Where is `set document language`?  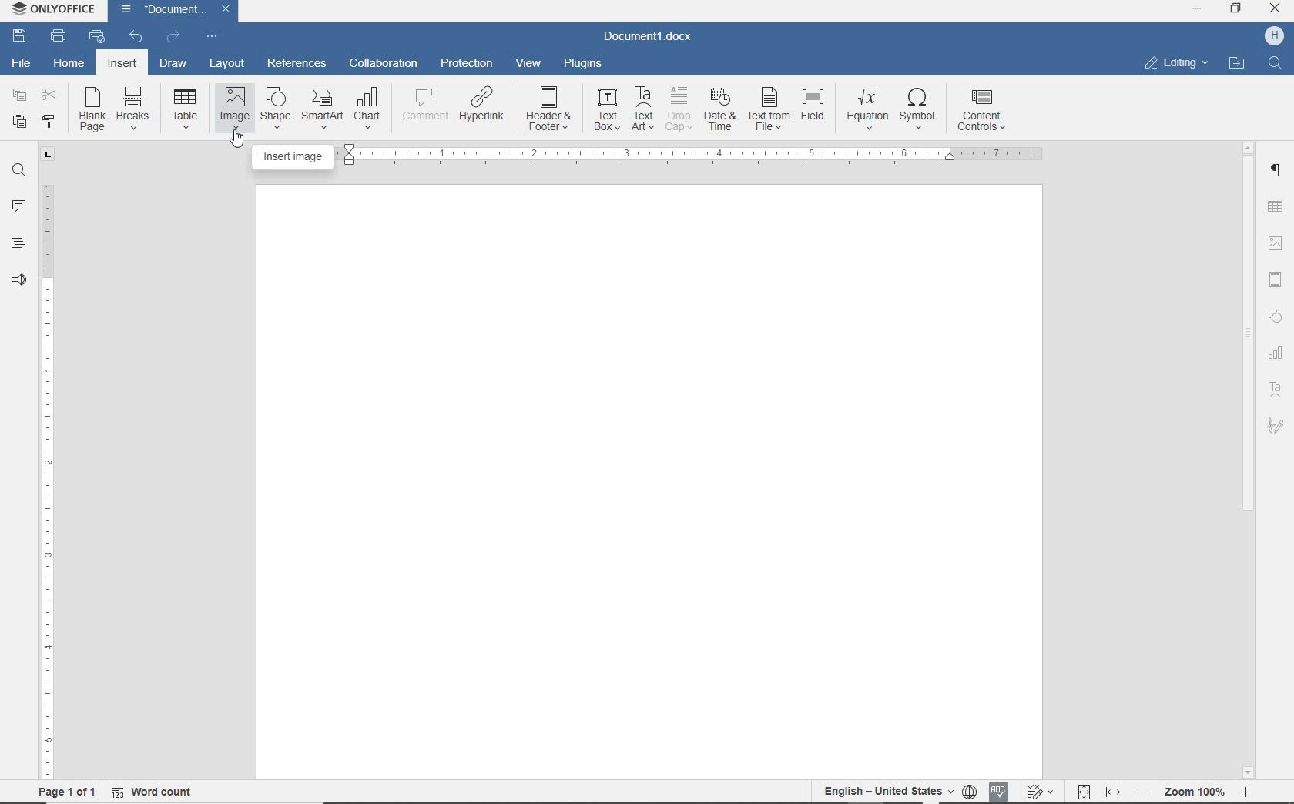
set document language is located at coordinates (968, 792).